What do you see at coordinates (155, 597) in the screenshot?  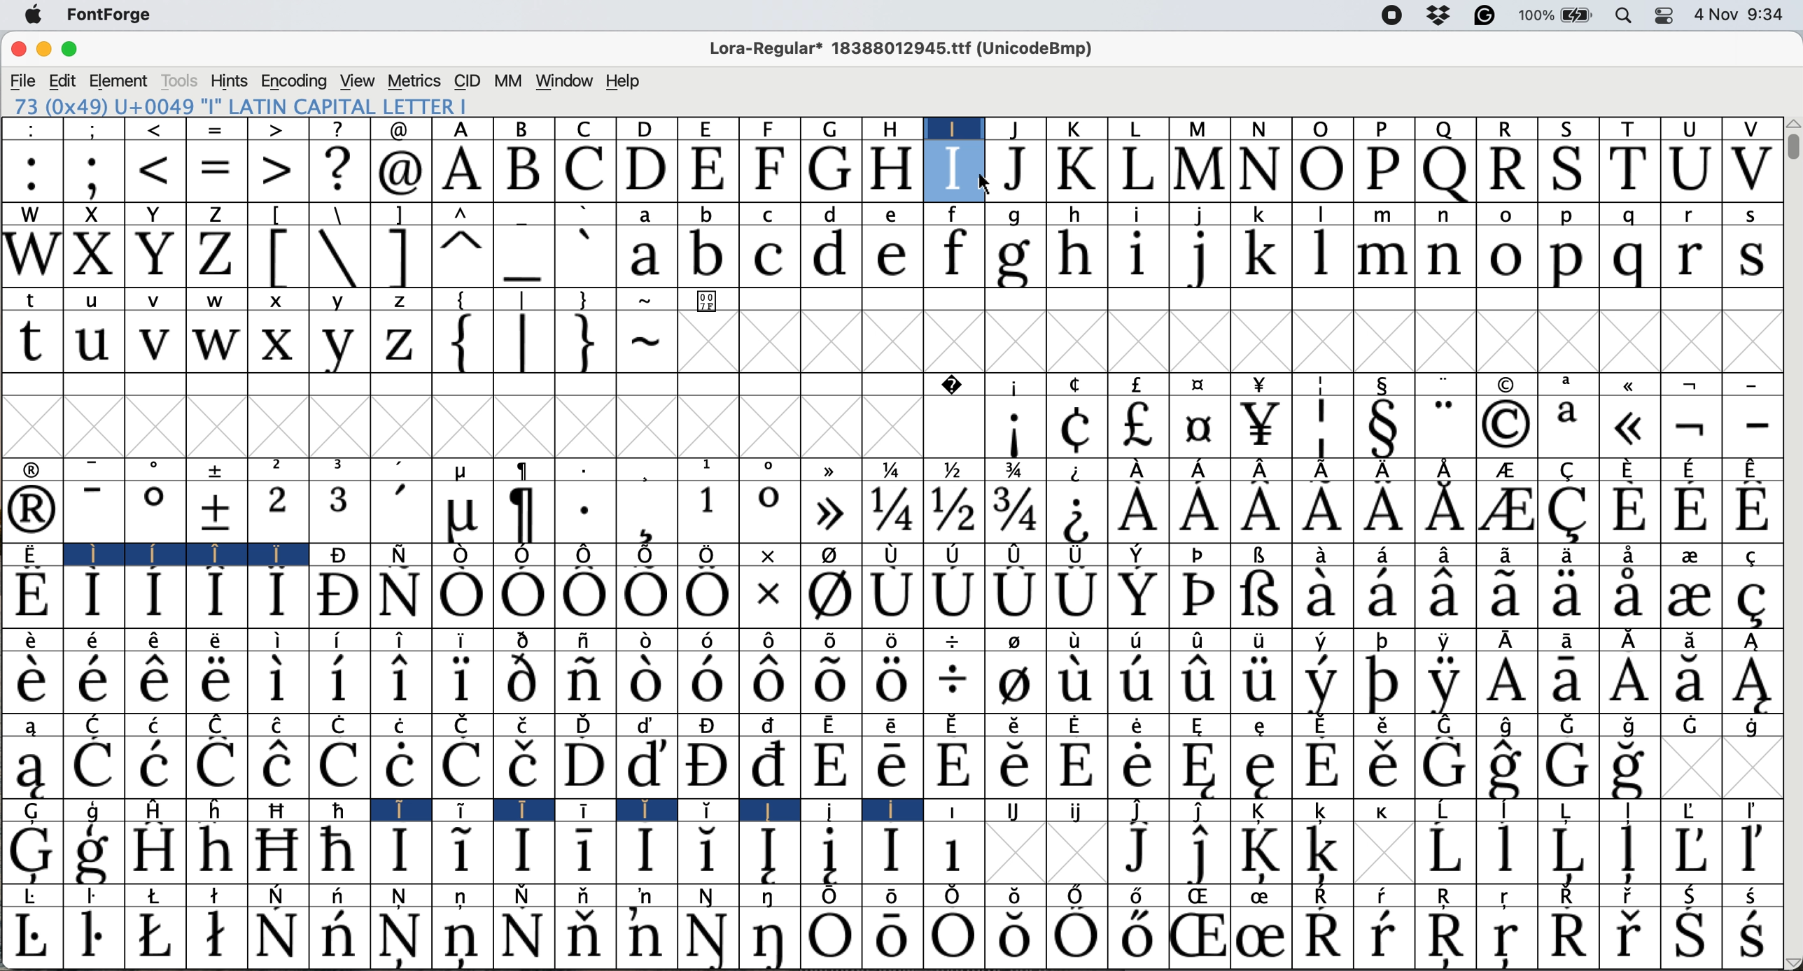 I see `Symbol` at bounding box center [155, 597].